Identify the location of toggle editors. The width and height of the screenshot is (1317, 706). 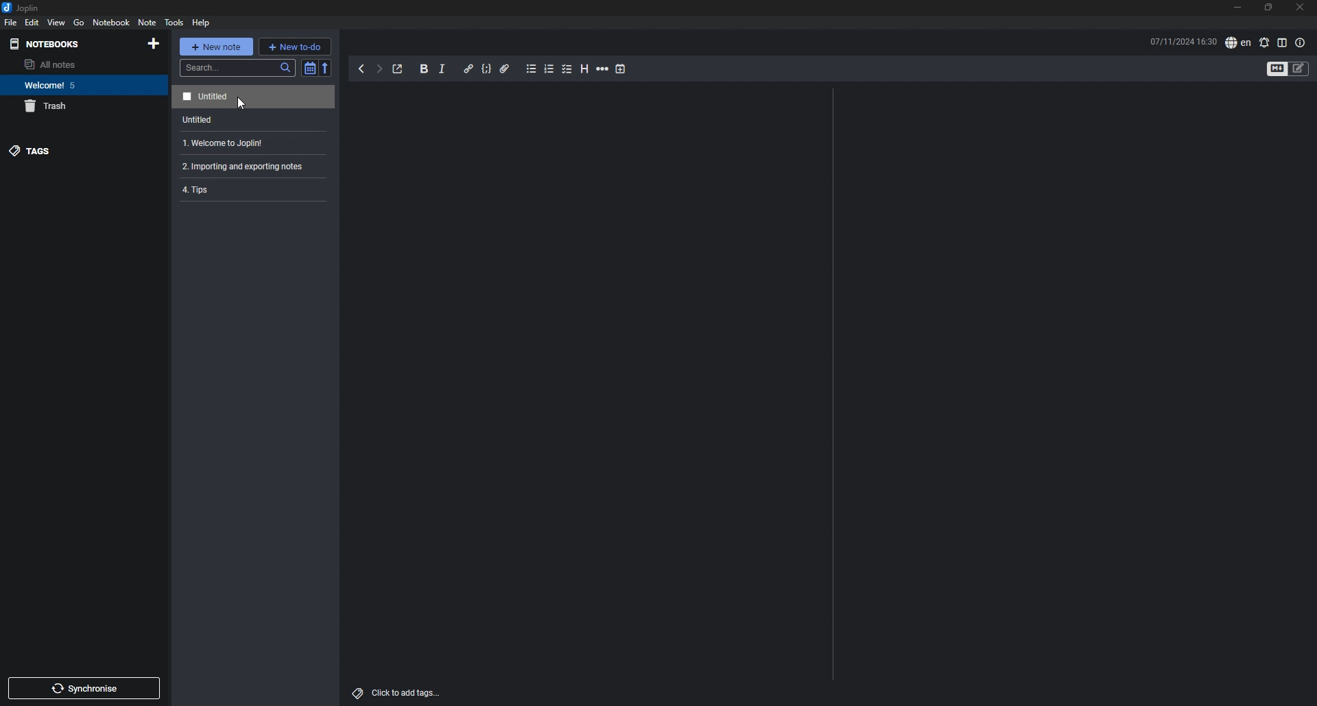
(1277, 69).